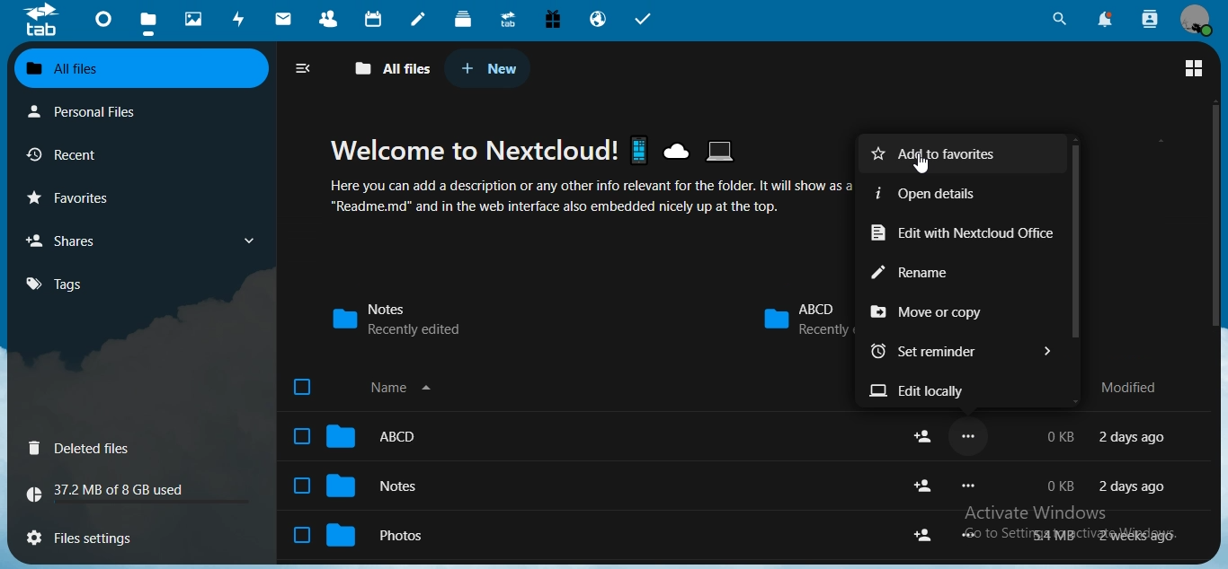 Image resolution: width=1228 pixels, height=569 pixels. I want to click on tags, so click(58, 284).